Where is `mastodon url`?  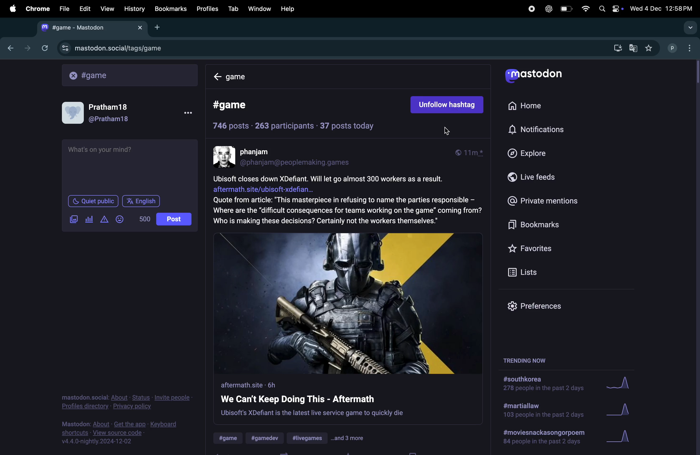 mastodon url is located at coordinates (111, 48).